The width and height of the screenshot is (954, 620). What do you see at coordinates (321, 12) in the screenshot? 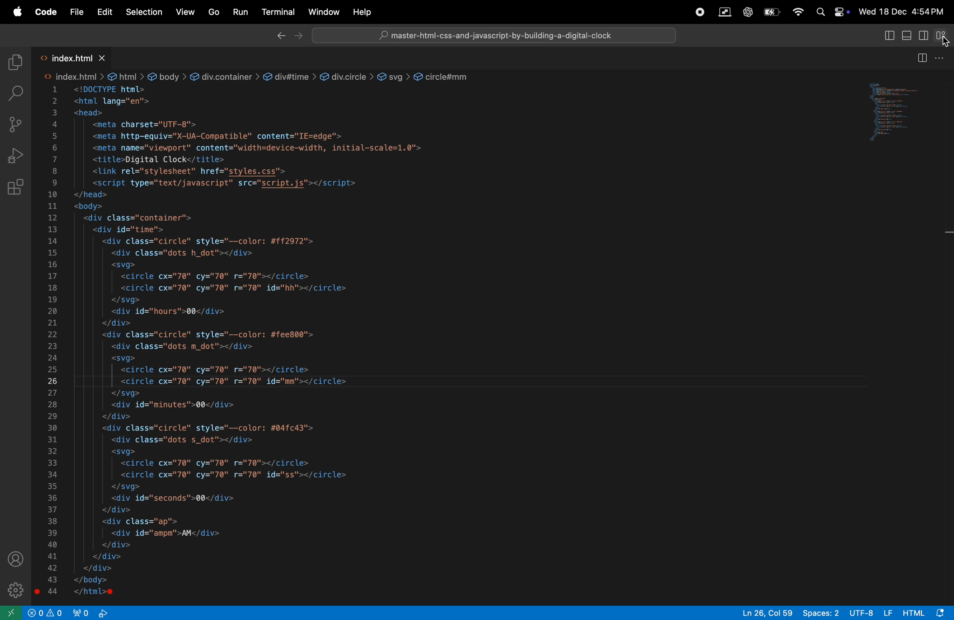
I see `Window` at bounding box center [321, 12].